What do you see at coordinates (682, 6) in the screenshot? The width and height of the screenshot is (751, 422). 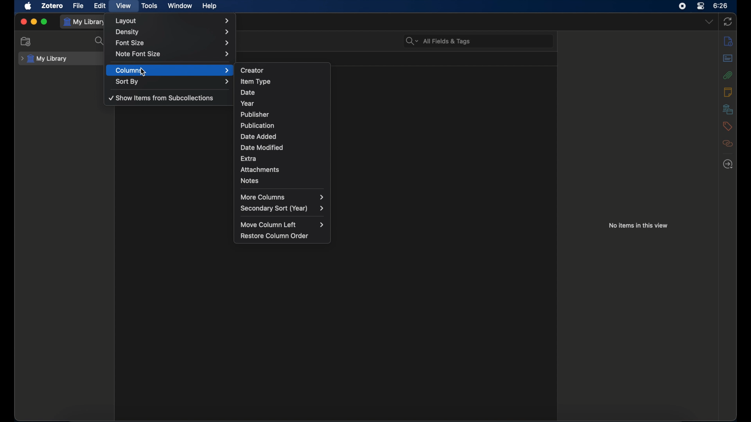 I see `screen recorder` at bounding box center [682, 6].